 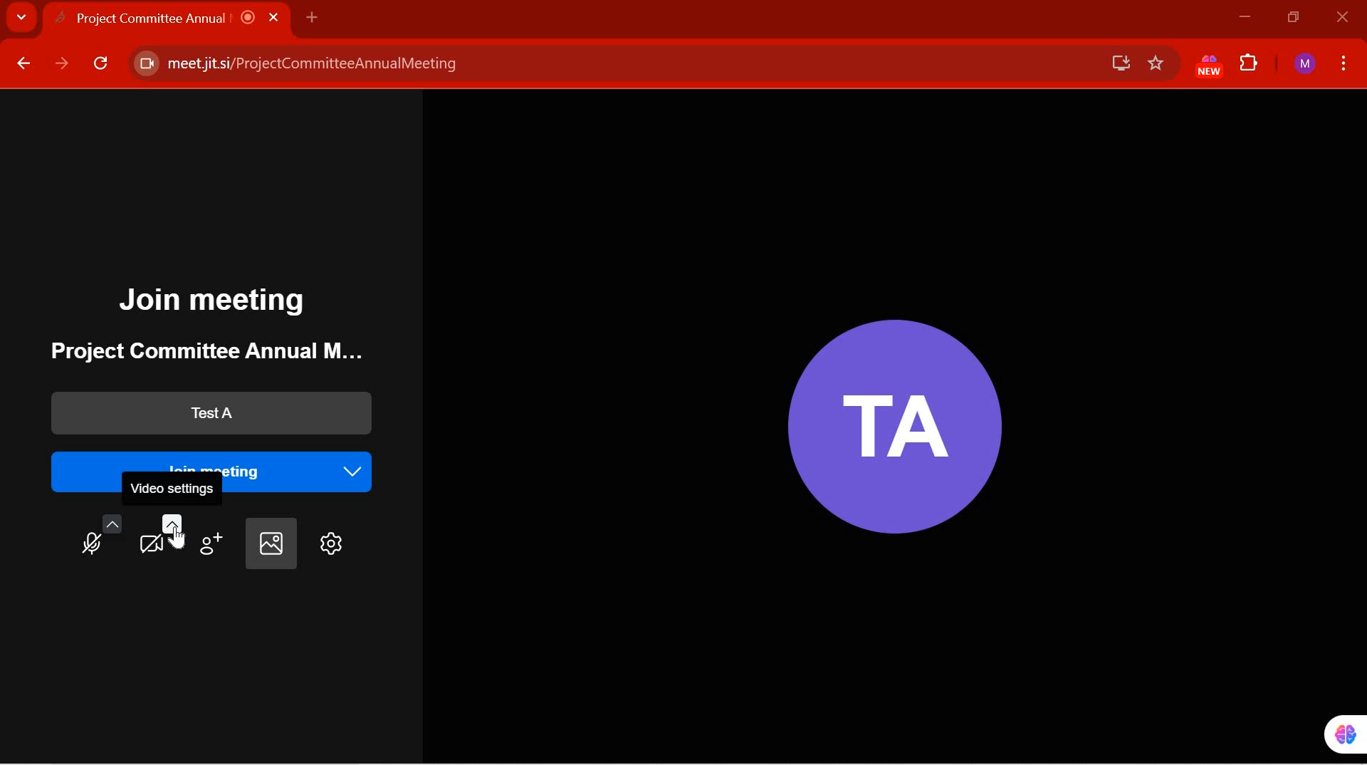 I want to click on select background, so click(x=269, y=544).